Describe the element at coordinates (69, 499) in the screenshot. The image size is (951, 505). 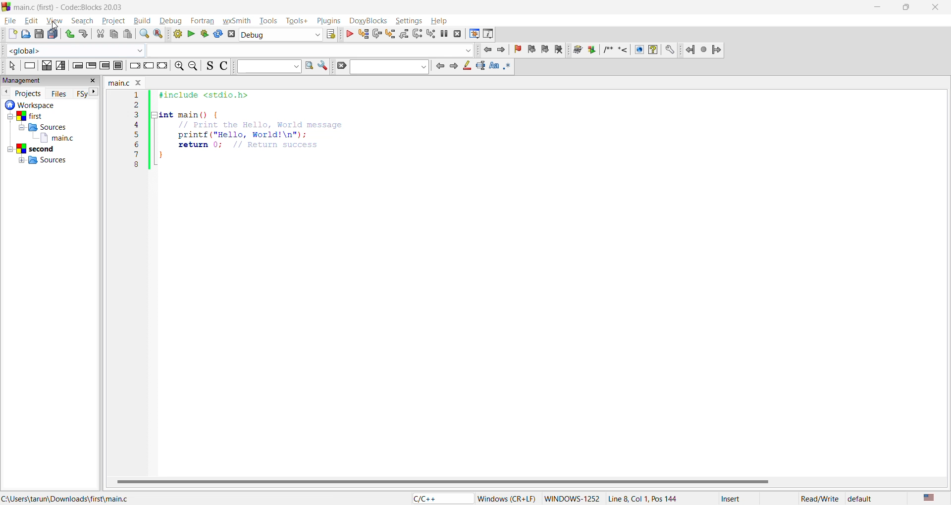
I see `file location` at that location.